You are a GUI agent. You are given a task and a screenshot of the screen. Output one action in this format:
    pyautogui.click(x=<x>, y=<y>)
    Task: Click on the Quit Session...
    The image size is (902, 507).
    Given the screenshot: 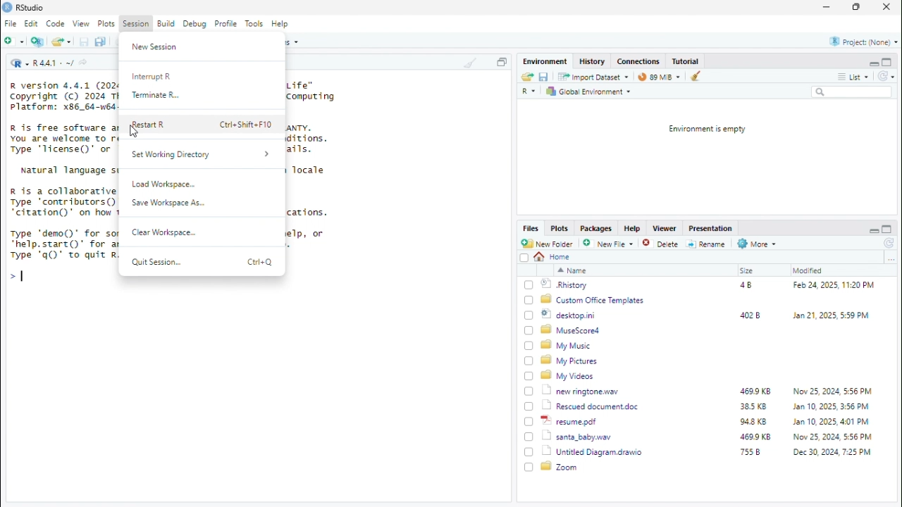 What is the action you would take?
    pyautogui.click(x=155, y=261)
    